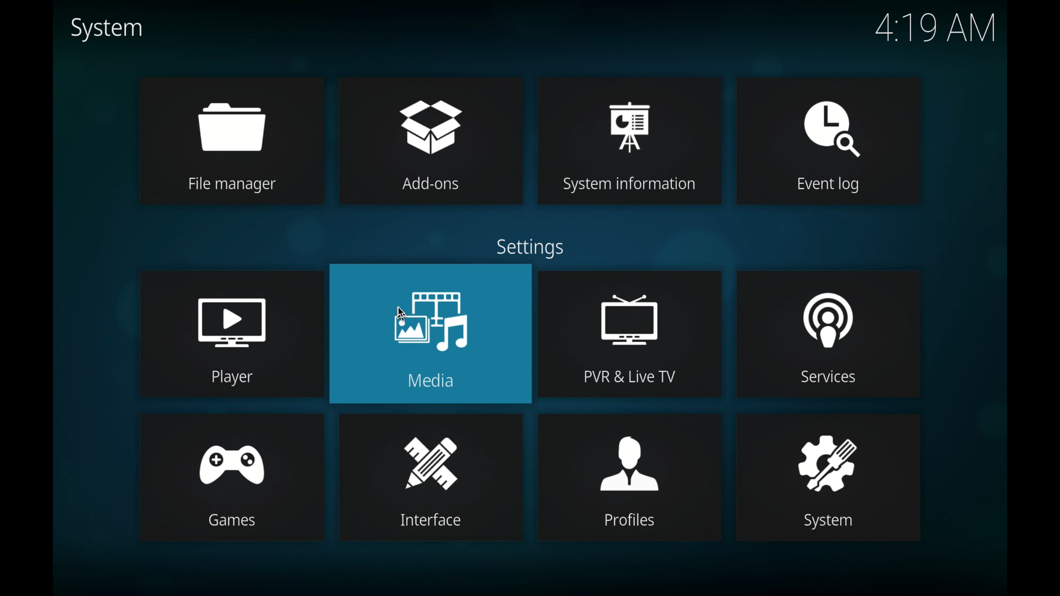  I want to click on interface, so click(430, 478).